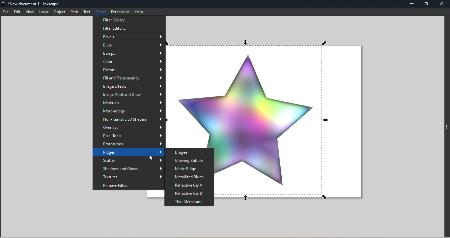 The image size is (450, 238). Describe the element at coordinates (129, 136) in the screenshot. I see `Pixel tools` at that location.